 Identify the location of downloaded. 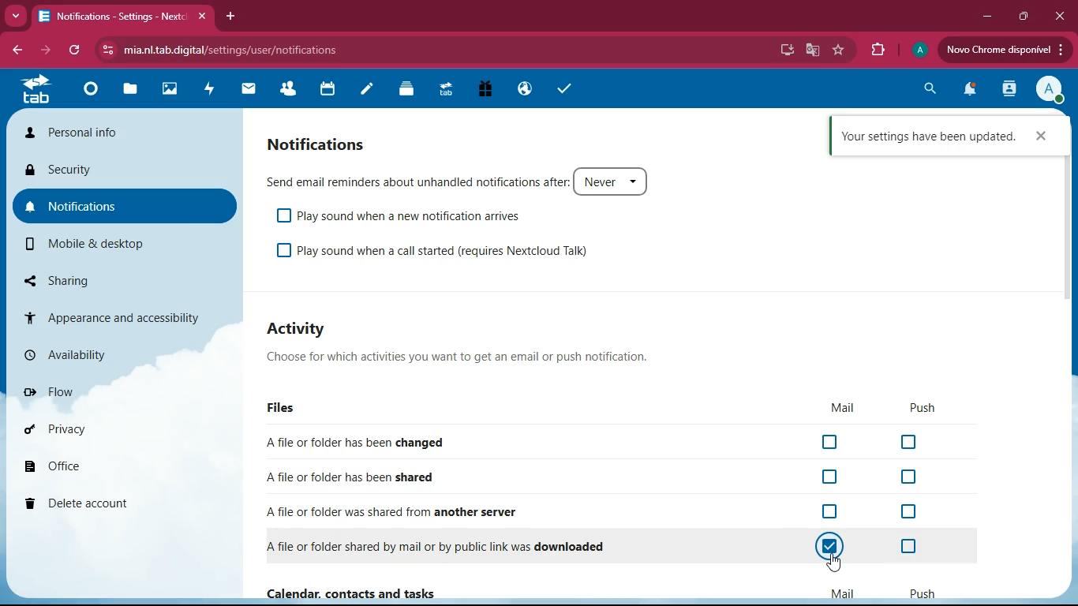
(451, 547).